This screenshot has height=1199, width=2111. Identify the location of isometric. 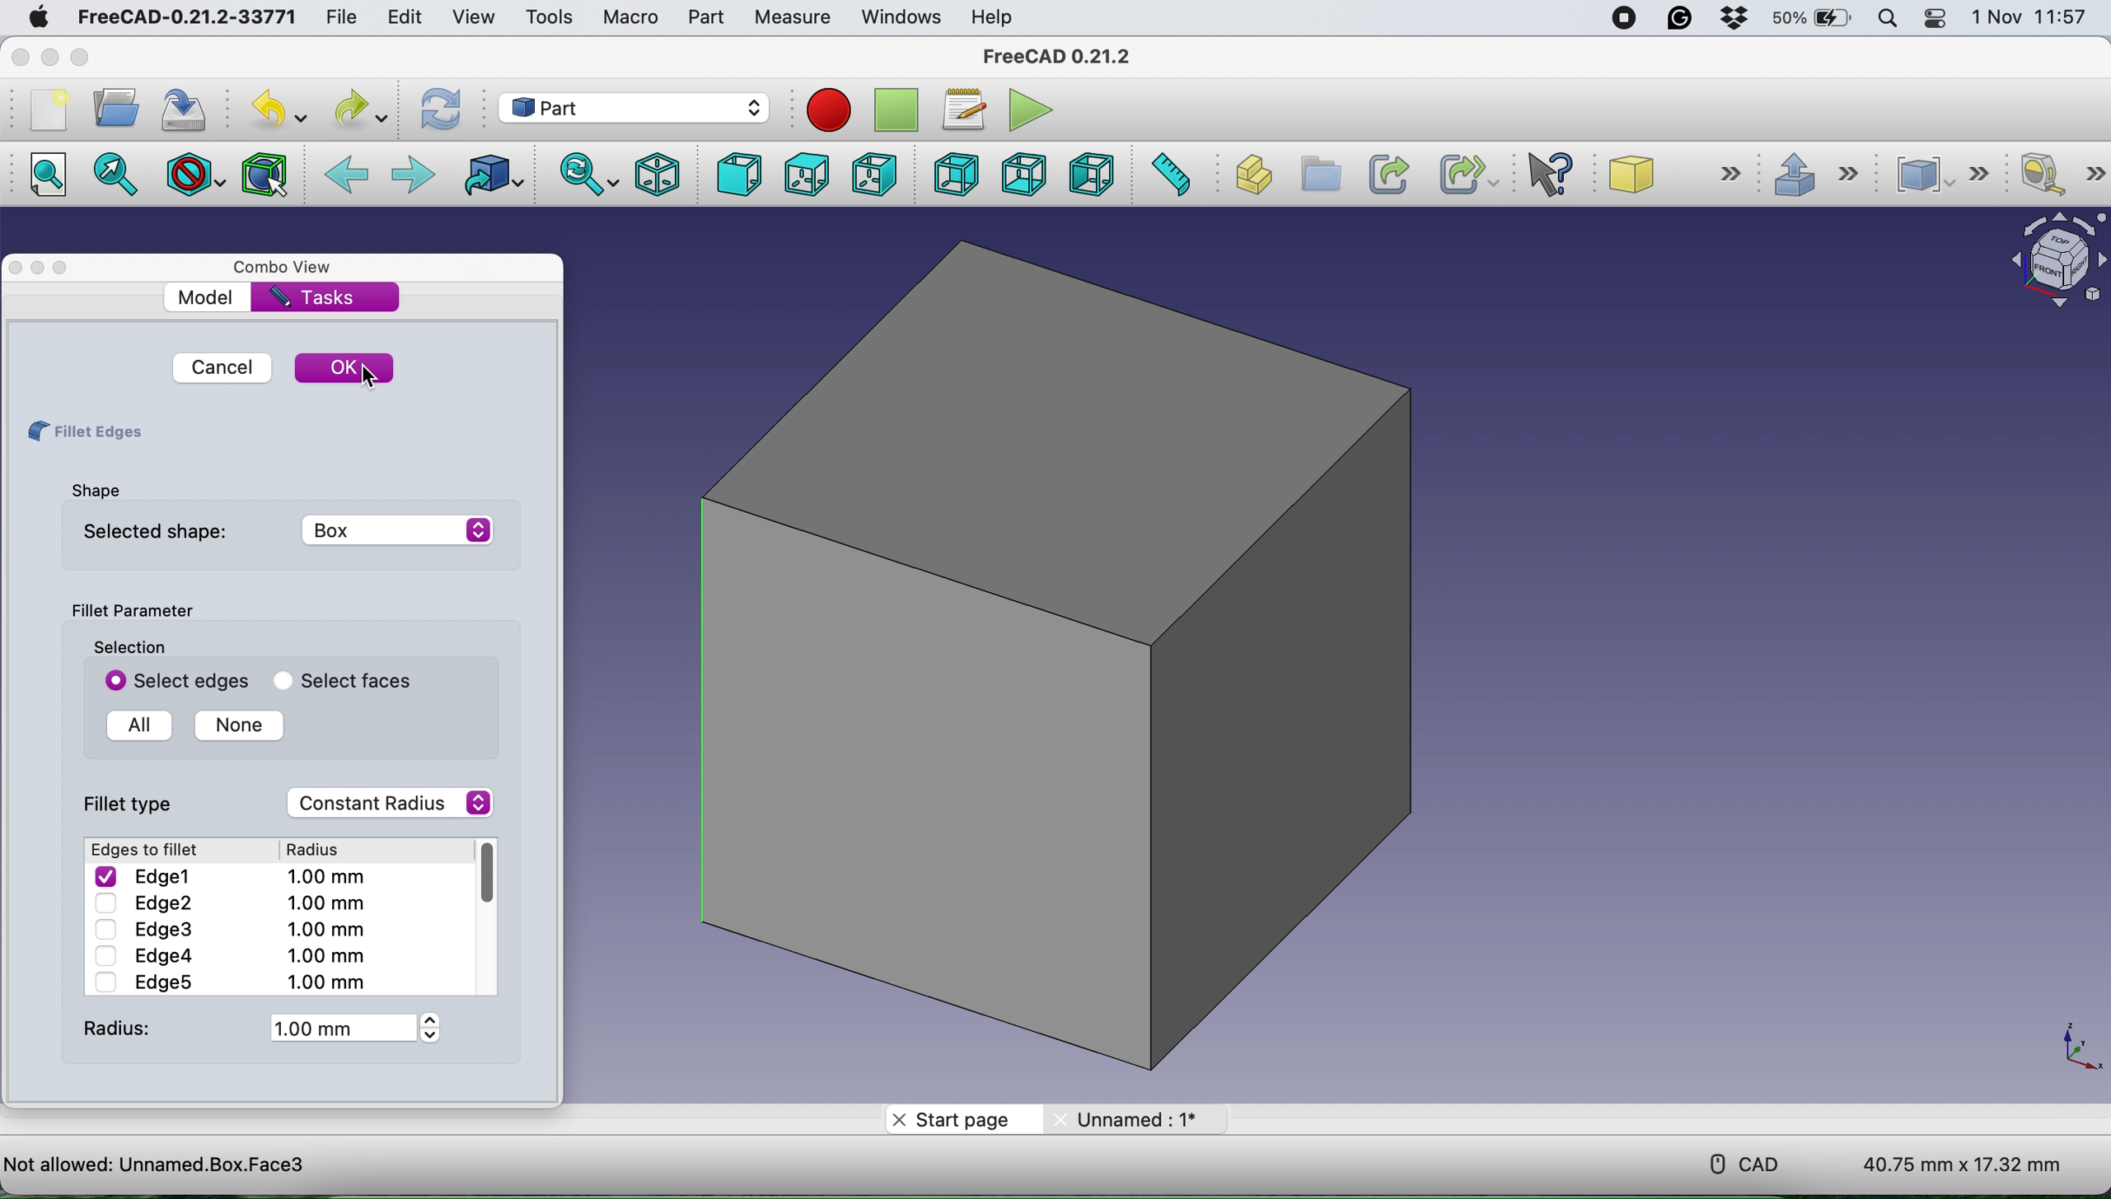
(651, 175).